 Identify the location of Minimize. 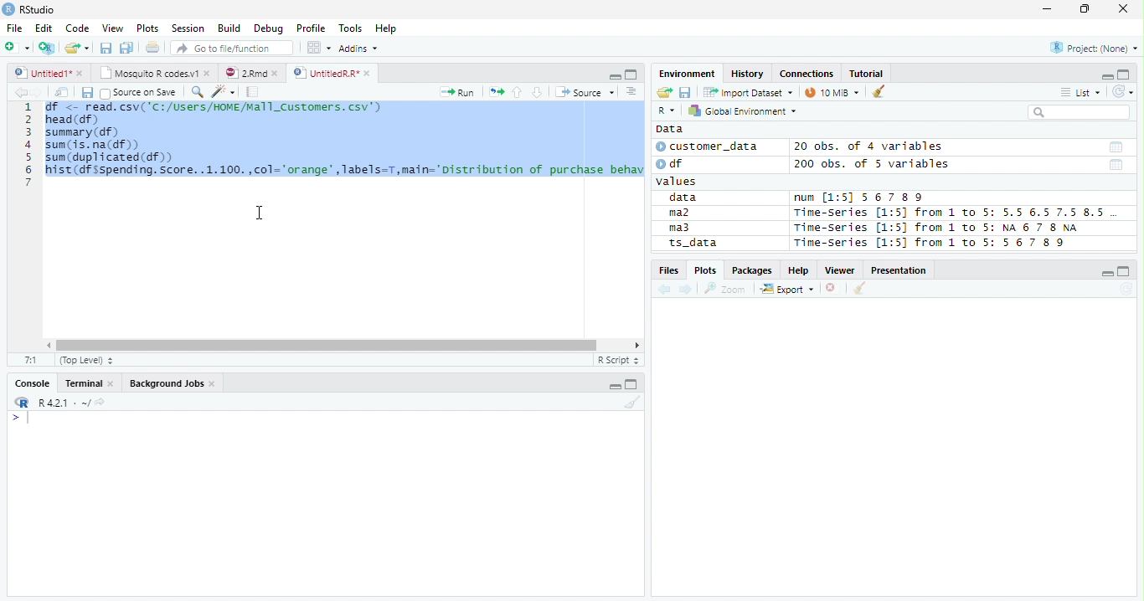
(613, 75).